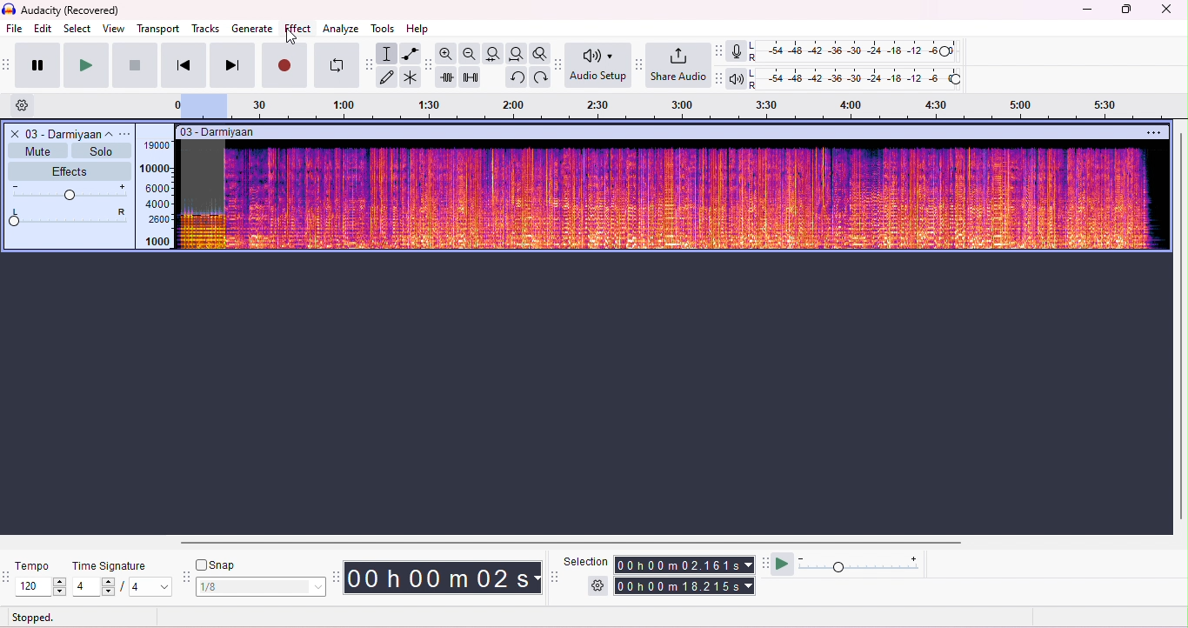  I want to click on transport, so click(158, 30).